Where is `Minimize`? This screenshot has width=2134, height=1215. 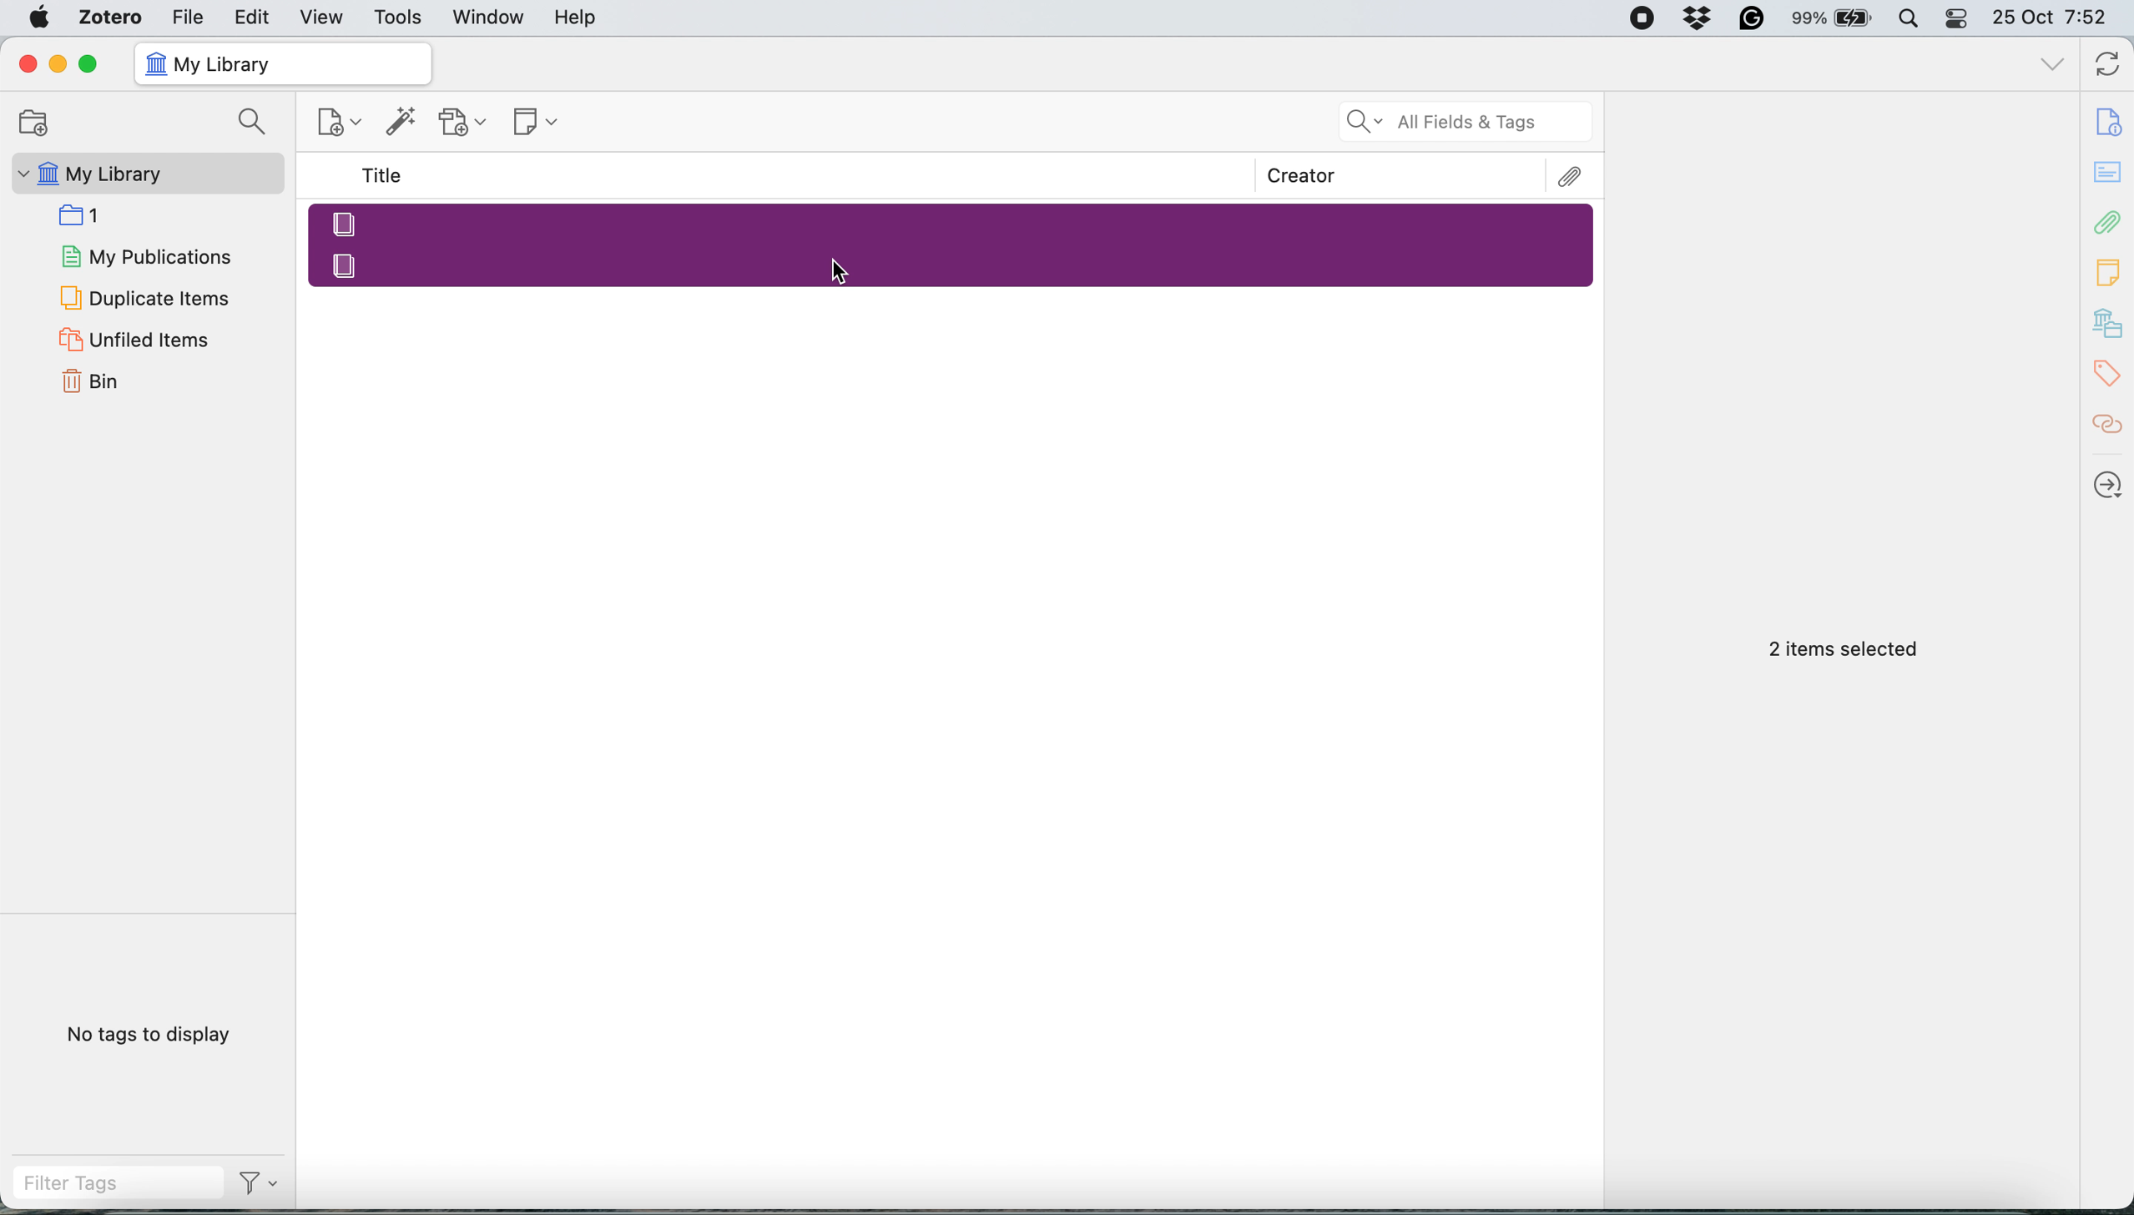
Minimize is located at coordinates (56, 64).